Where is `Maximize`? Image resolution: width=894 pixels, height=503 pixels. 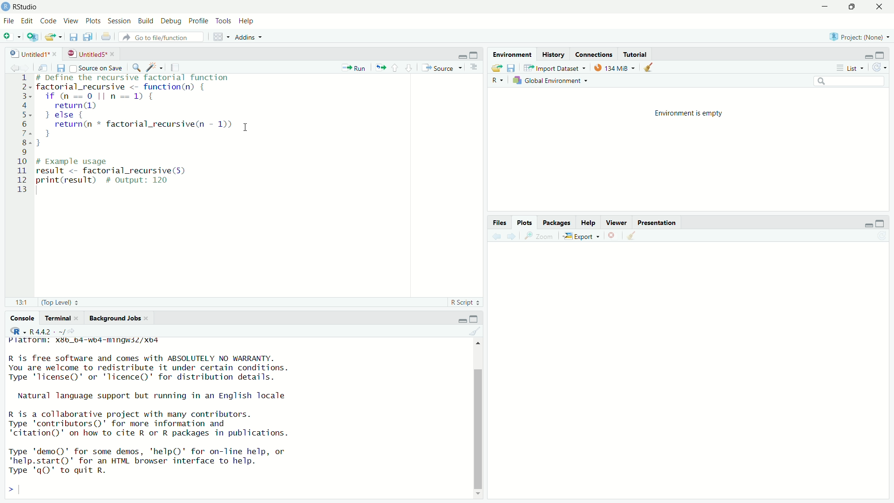 Maximize is located at coordinates (850, 7).